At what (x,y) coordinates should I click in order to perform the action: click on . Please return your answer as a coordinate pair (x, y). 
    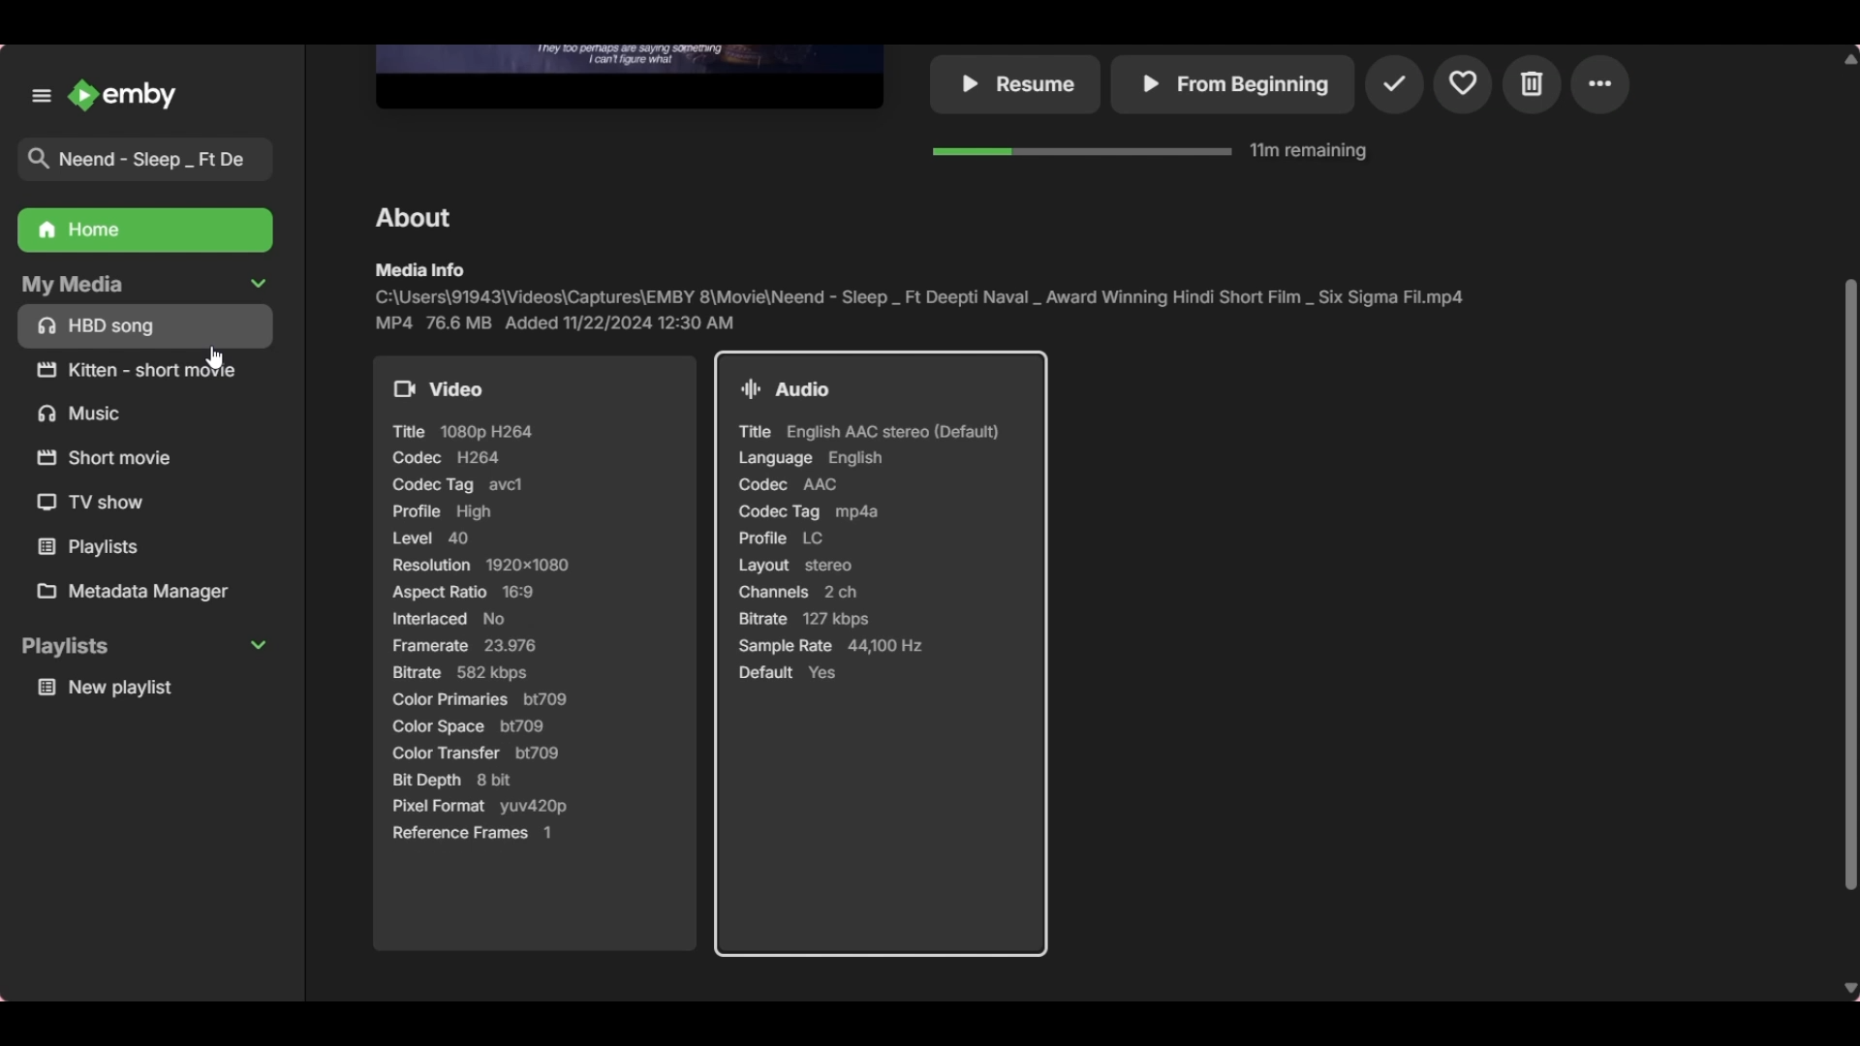
    Looking at the image, I should click on (628, 74).